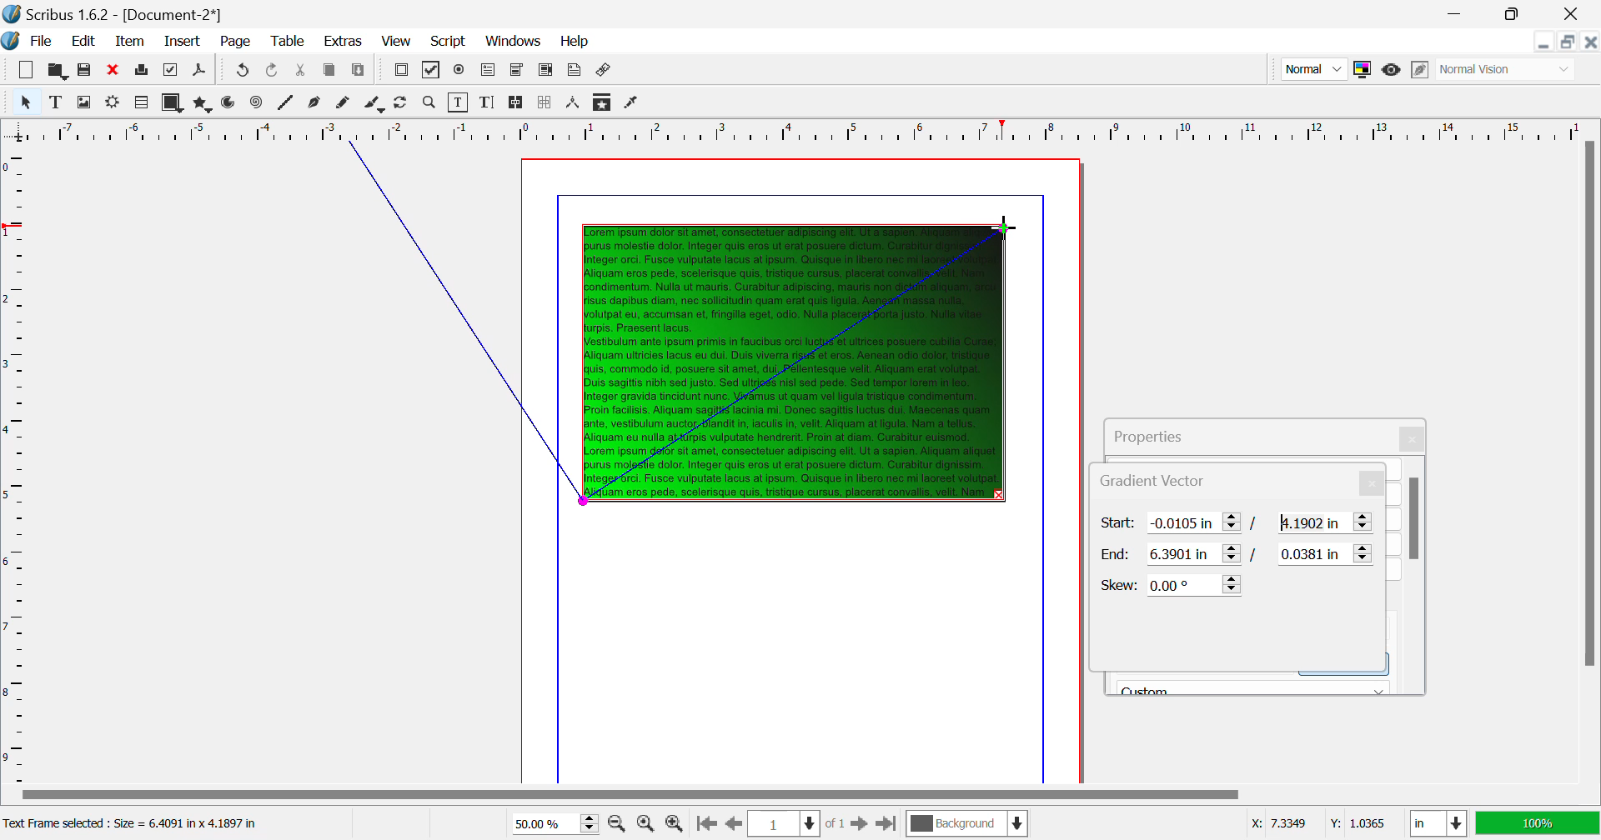  I want to click on Zoom Out, so click(619, 822).